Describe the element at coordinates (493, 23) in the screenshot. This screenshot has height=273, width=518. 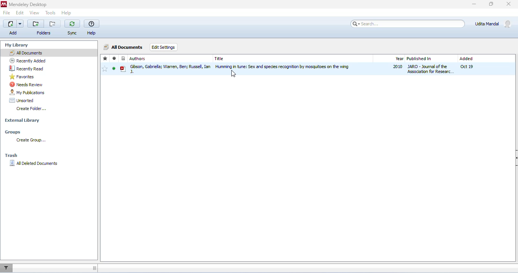
I see `account` at that location.